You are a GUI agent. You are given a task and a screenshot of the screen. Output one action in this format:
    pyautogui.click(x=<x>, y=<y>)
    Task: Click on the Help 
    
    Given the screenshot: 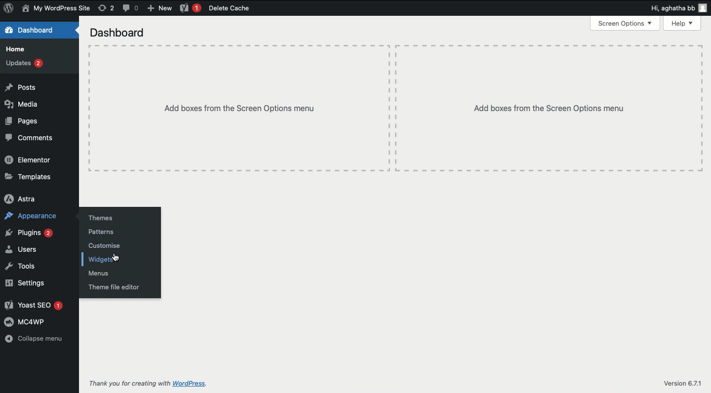 What is the action you would take?
    pyautogui.click(x=680, y=23)
    